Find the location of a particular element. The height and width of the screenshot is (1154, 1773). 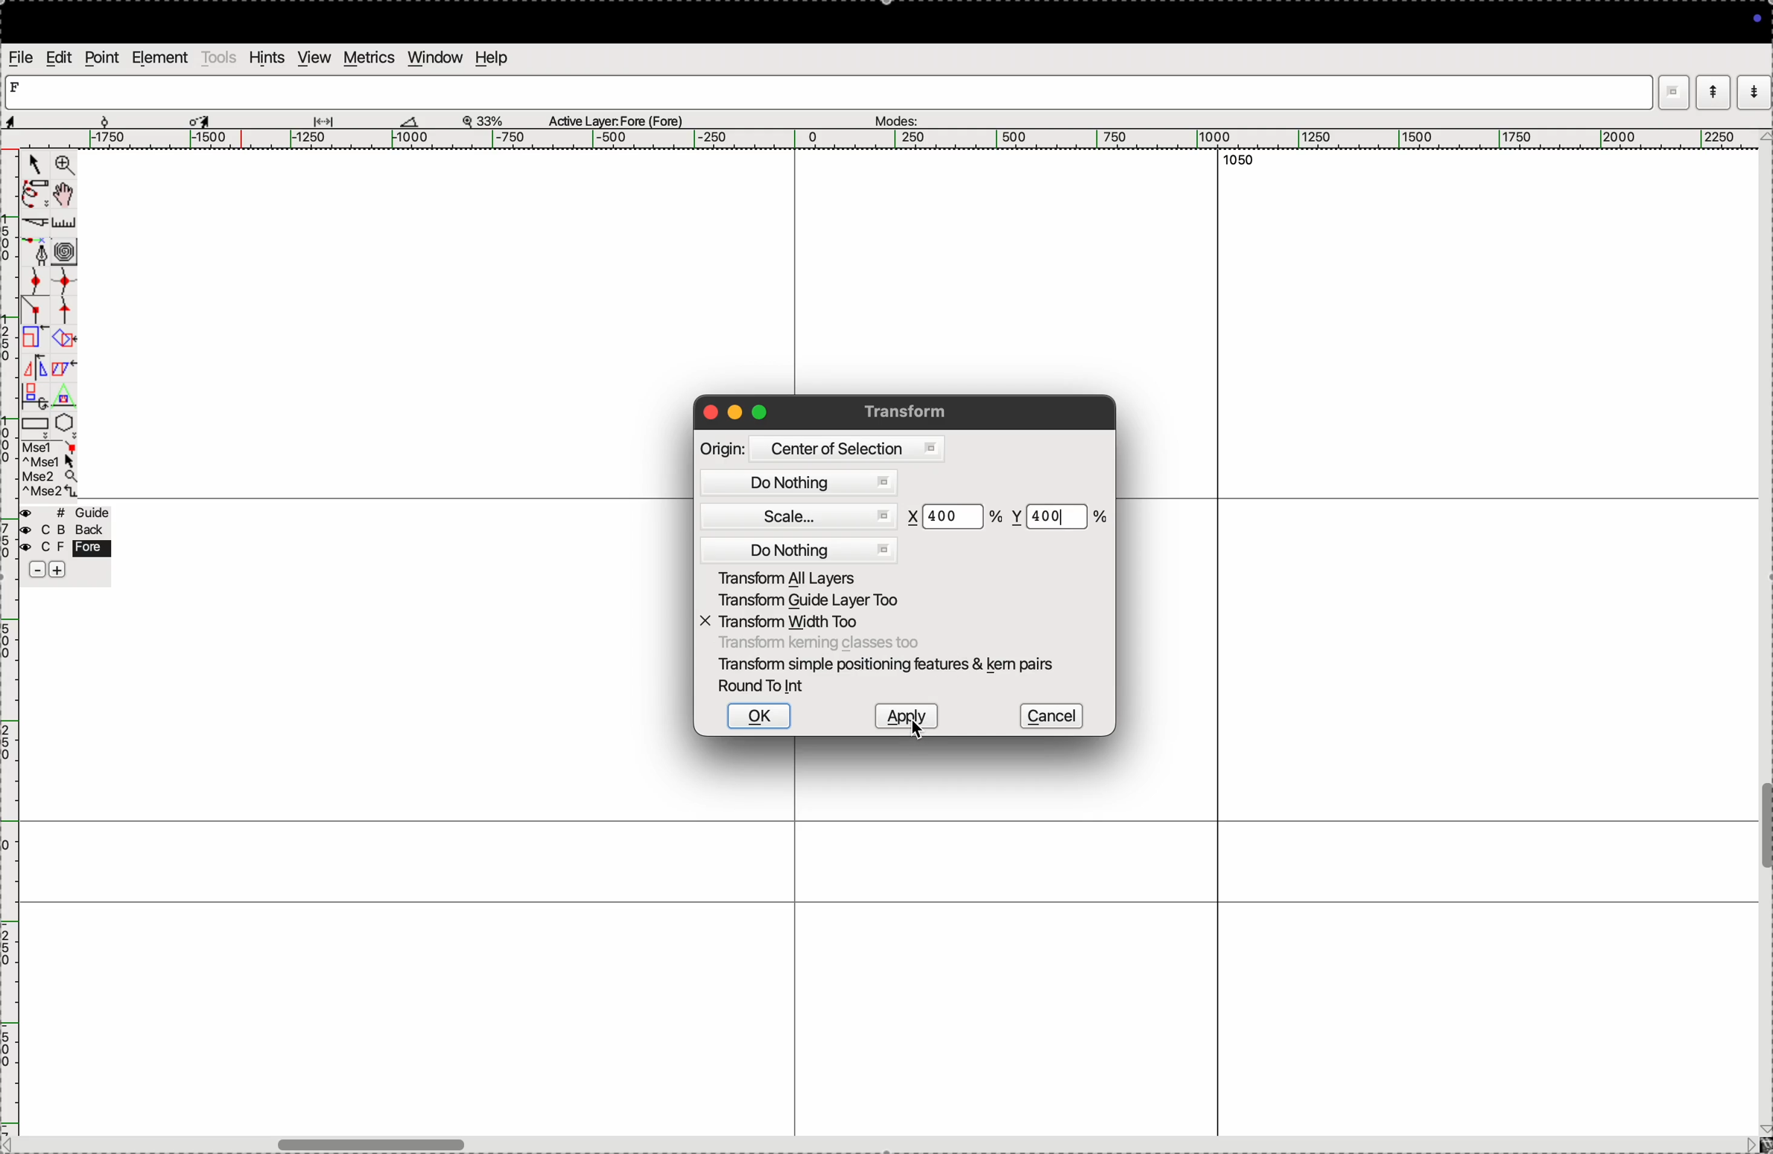

view is located at coordinates (313, 57).